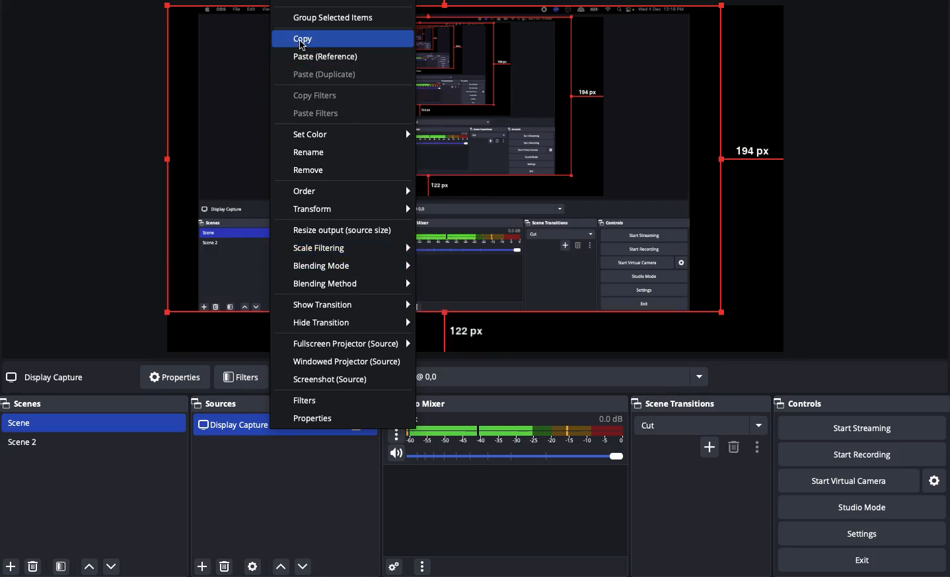 This screenshot has width=950, height=577. I want to click on Sources, so click(216, 402).